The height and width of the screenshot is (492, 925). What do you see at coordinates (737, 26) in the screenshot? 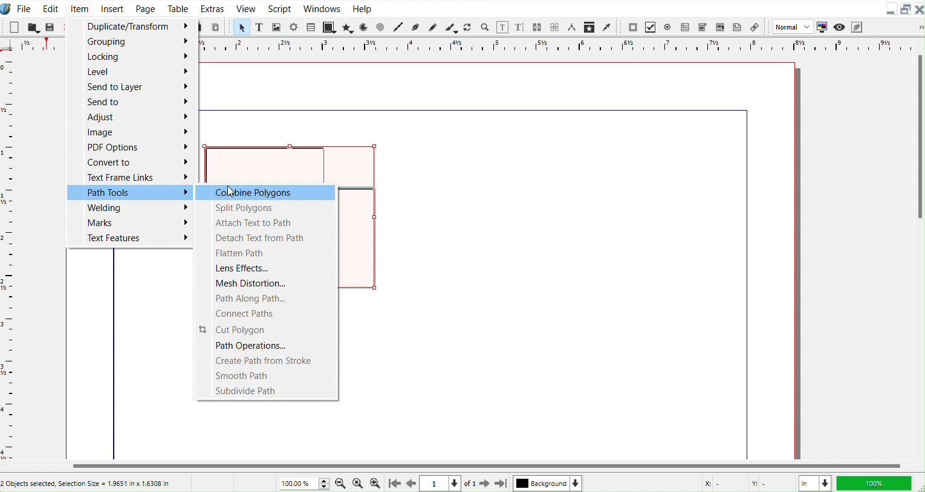
I see `Text Annotation` at bounding box center [737, 26].